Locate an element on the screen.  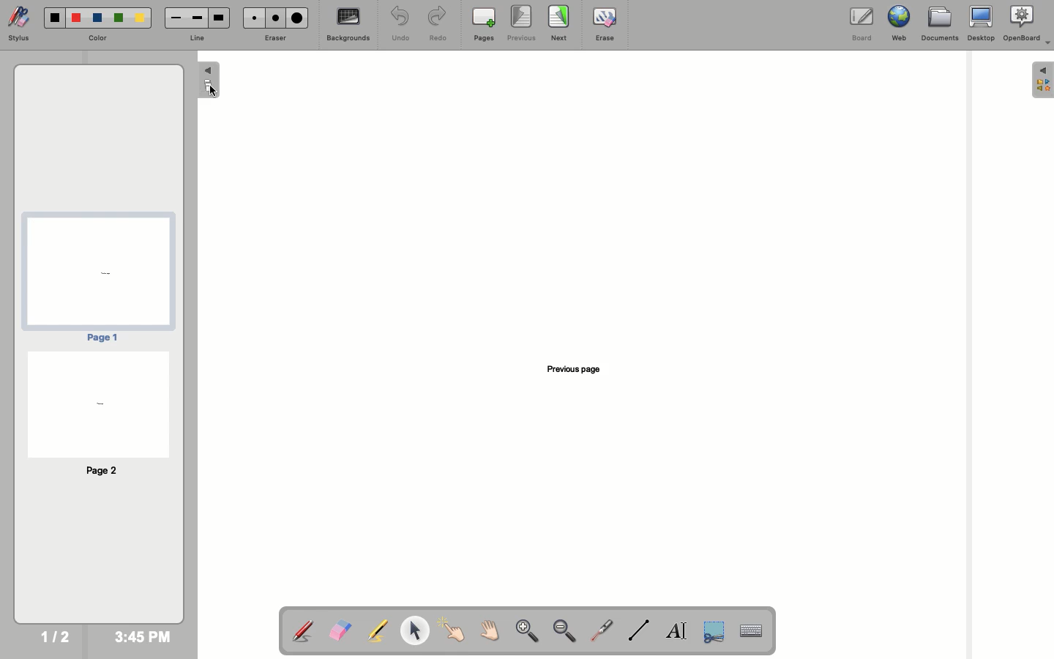
Next is located at coordinates (559, 23).